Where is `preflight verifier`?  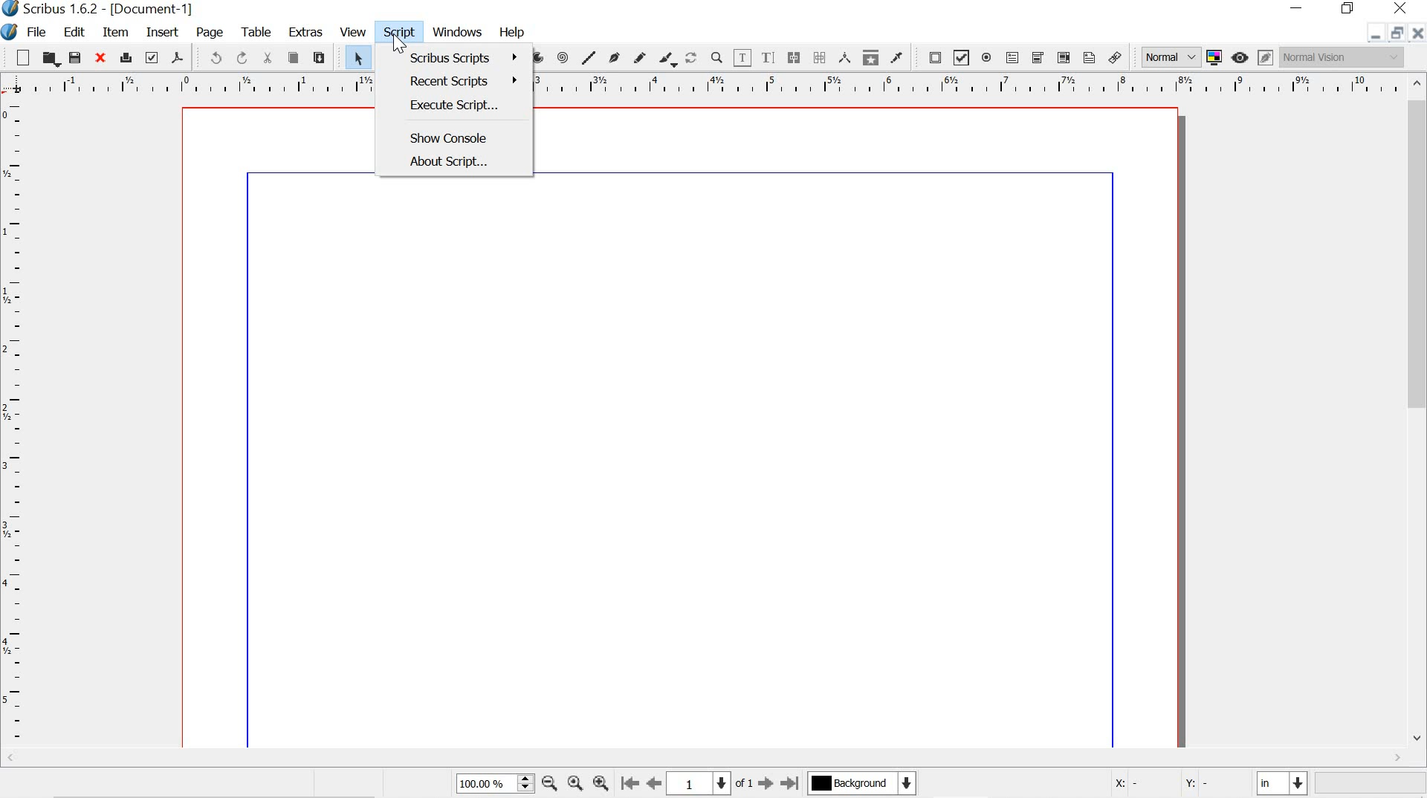
preflight verifier is located at coordinates (152, 57).